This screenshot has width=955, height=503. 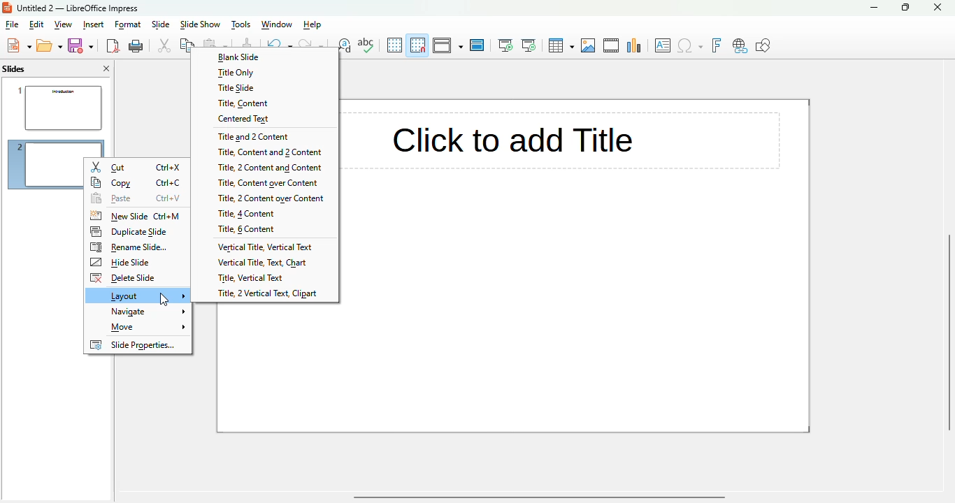 What do you see at coordinates (635, 45) in the screenshot?
I see `insert chart` at bounding box center [635, 45].